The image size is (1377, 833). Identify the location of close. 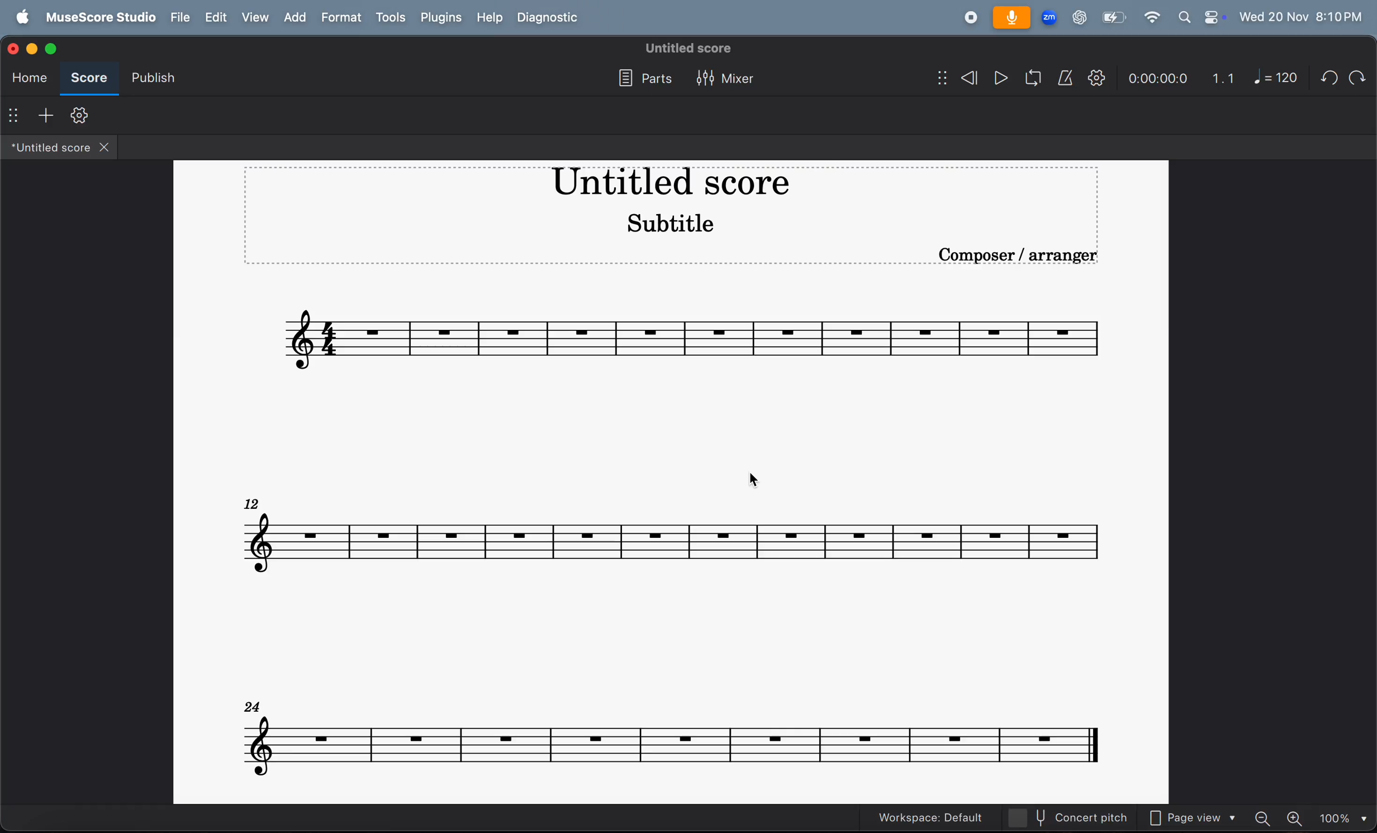
(15, 51).